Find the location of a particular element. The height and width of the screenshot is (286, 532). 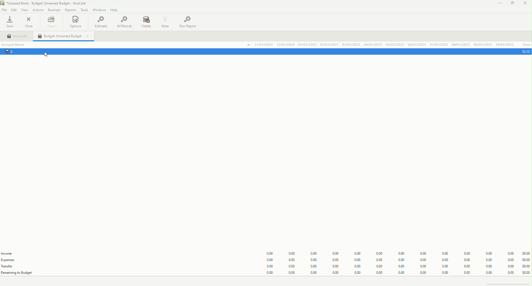

Budget numbers is located at coordinates (394, 262).